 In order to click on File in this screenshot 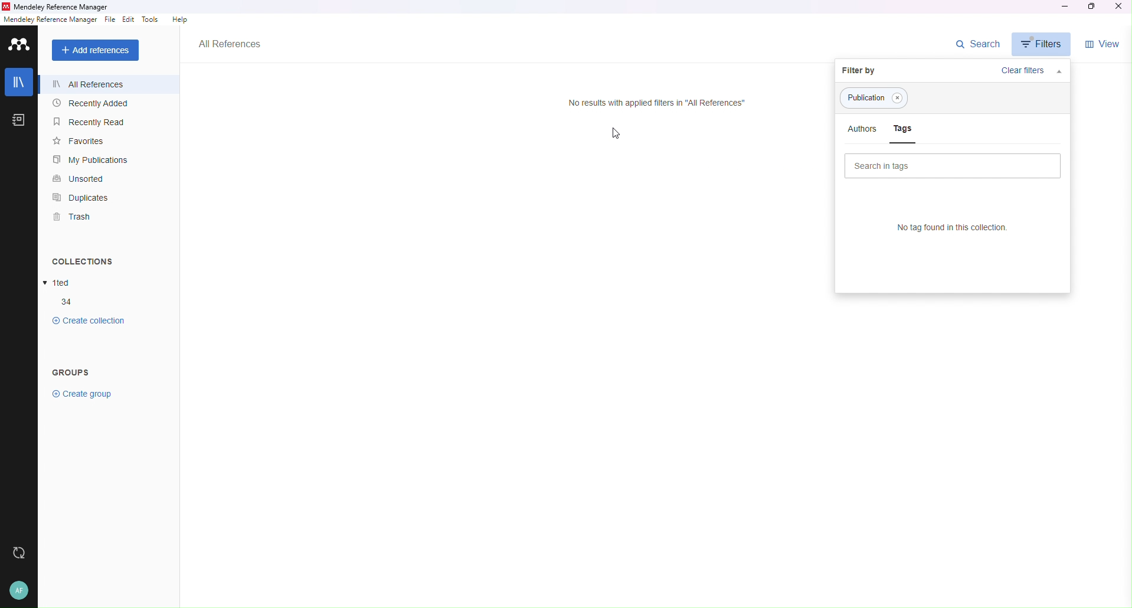, I will do `click(110, 19)`.